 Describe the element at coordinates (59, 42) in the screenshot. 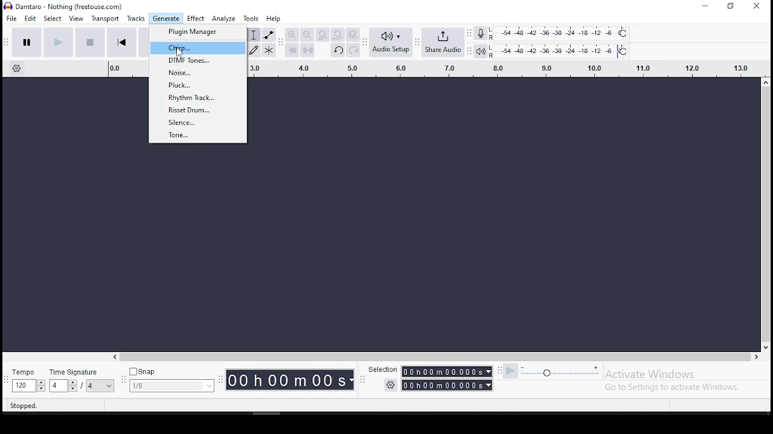

I see `play` at that location.